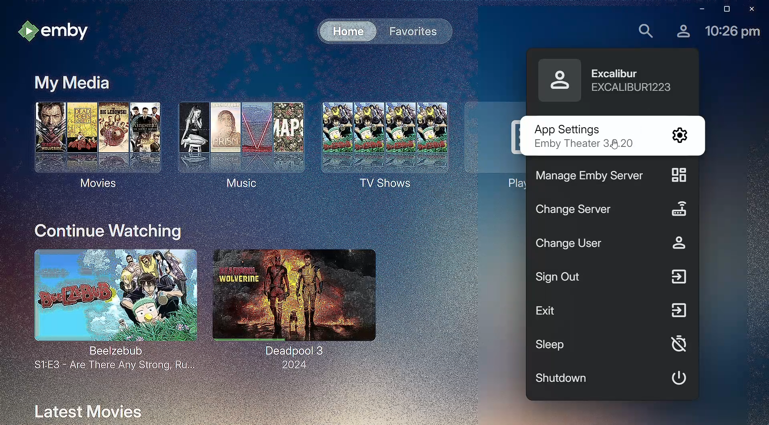 This screenshot has height=425, width=769. What do you see at coordinates (644, 31) in the screenshot?
I see `Search` at bounding box center [644, 31].